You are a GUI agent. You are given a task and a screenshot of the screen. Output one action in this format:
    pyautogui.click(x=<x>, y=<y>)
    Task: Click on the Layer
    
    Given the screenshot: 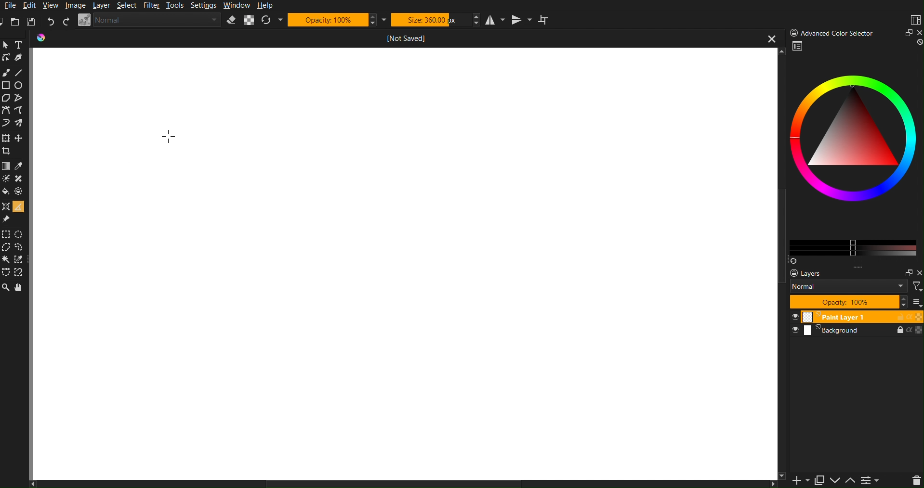 What is the action you would take?
    pyautogui.click(x=102, y=6)
    